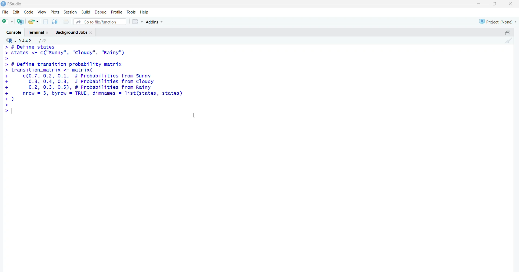  Describe the element at coordinates (497, 21) in the screenshot. I see `project (None)` at that location.